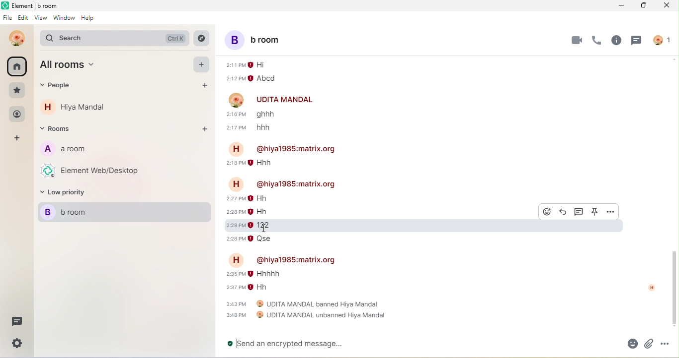 This screenshot has width=679, height=358. I want to click on reply, so click(563, 212).